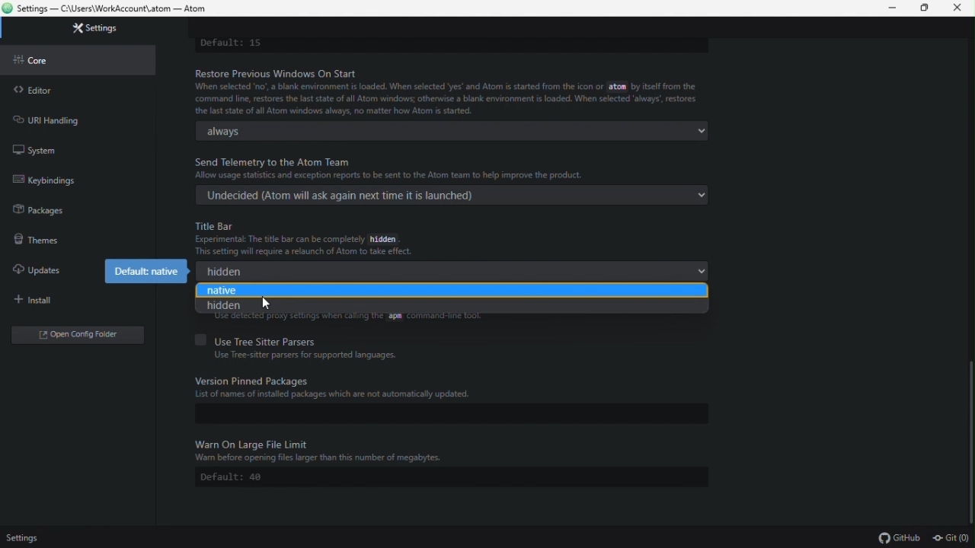 The height and width of the screenshot is (548, 975). Describe the element at coordinates (82, 338) in the screenshot. I see `Open config editor` at that location.